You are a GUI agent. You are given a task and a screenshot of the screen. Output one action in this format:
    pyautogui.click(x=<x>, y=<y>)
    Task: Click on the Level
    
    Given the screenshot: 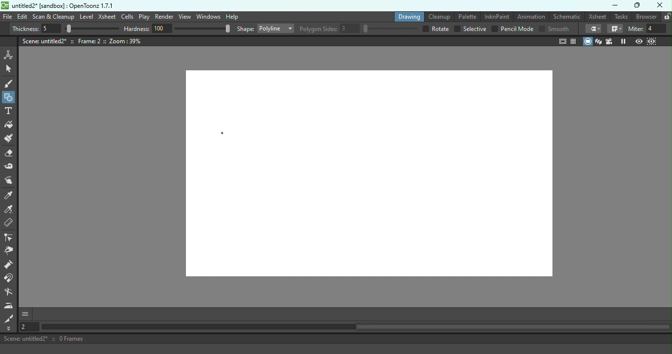 What is the action you would take?
    pyautogui.click(x=86, y=17)
    